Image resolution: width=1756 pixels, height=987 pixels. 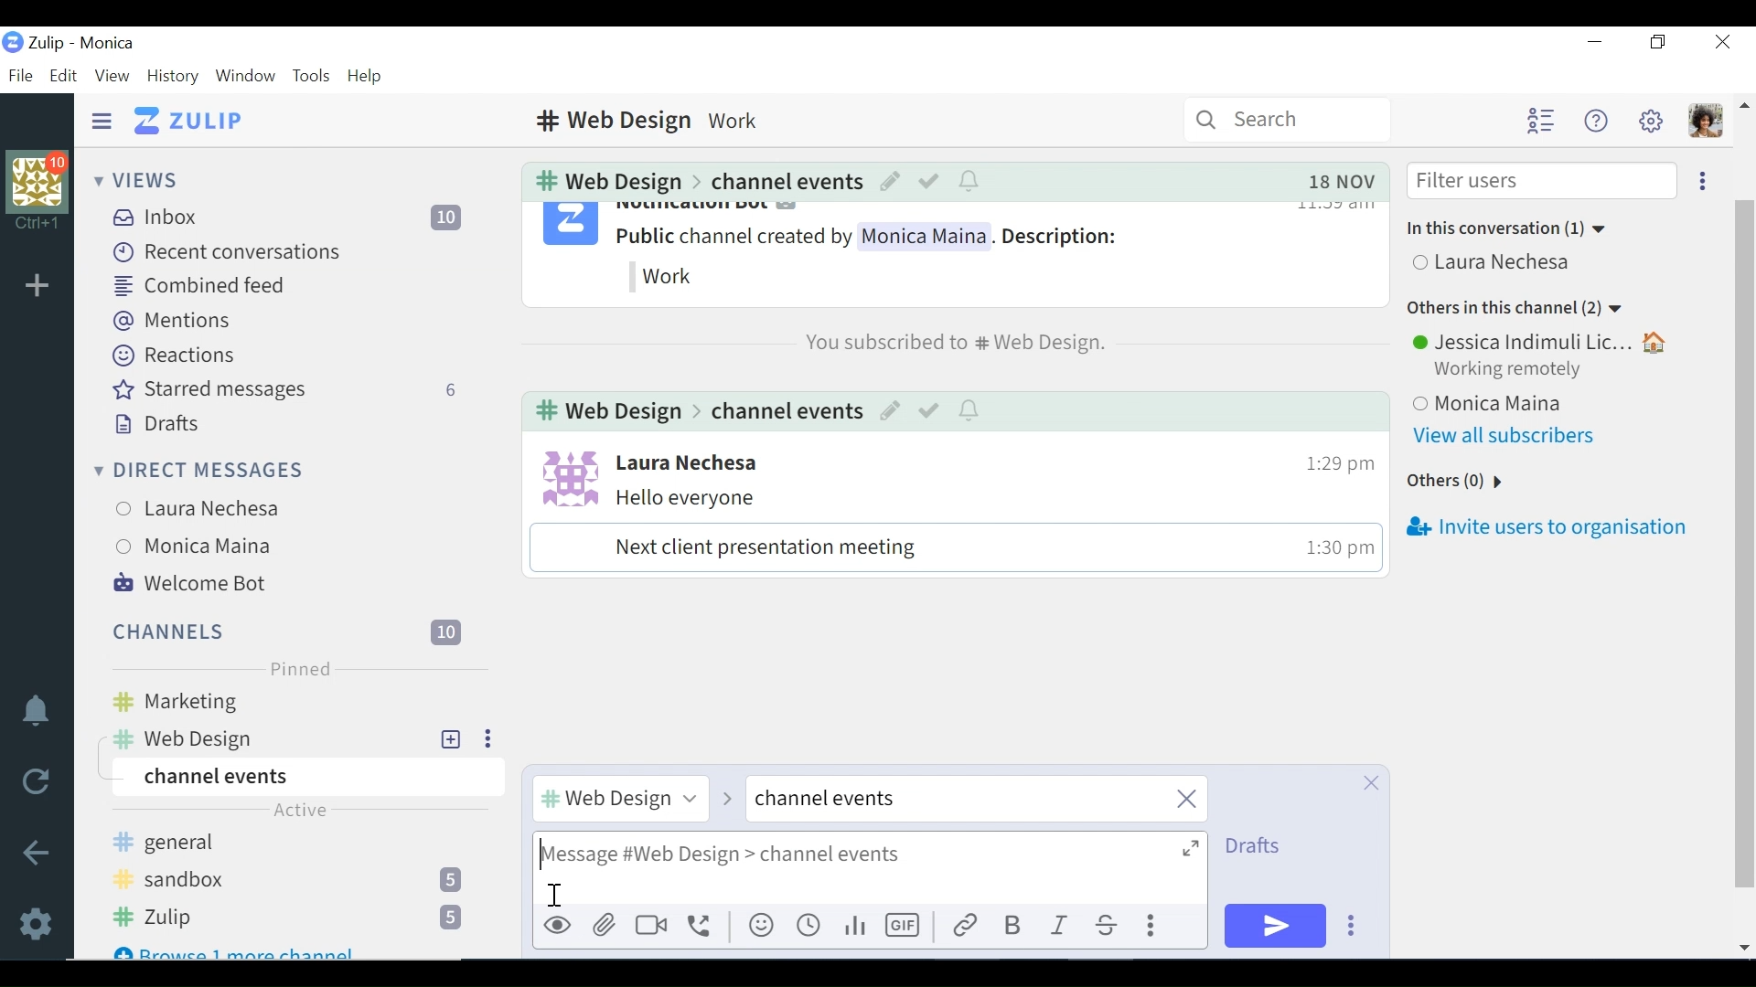 What do you see at coordinates (171, 355) in the screenshot?
I see `Reactions` at bounding box center [171, 355].